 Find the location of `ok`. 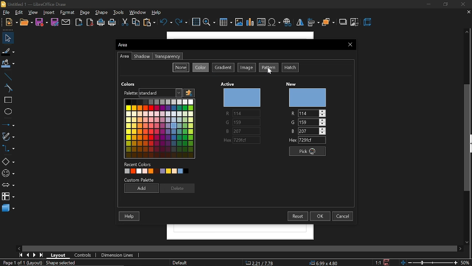

ok is located at coordinates (321, 216).